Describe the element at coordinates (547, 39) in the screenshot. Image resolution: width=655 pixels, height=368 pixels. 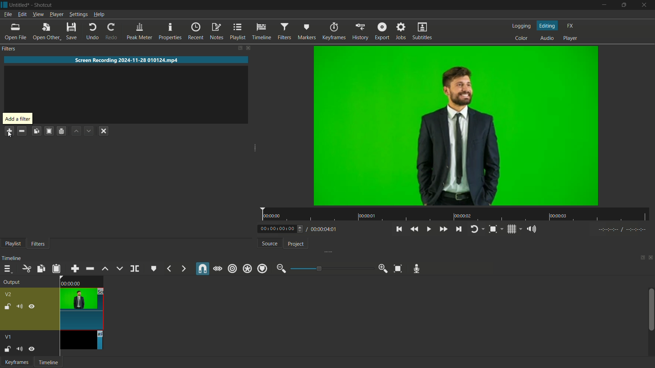
I see `audio` at that location.